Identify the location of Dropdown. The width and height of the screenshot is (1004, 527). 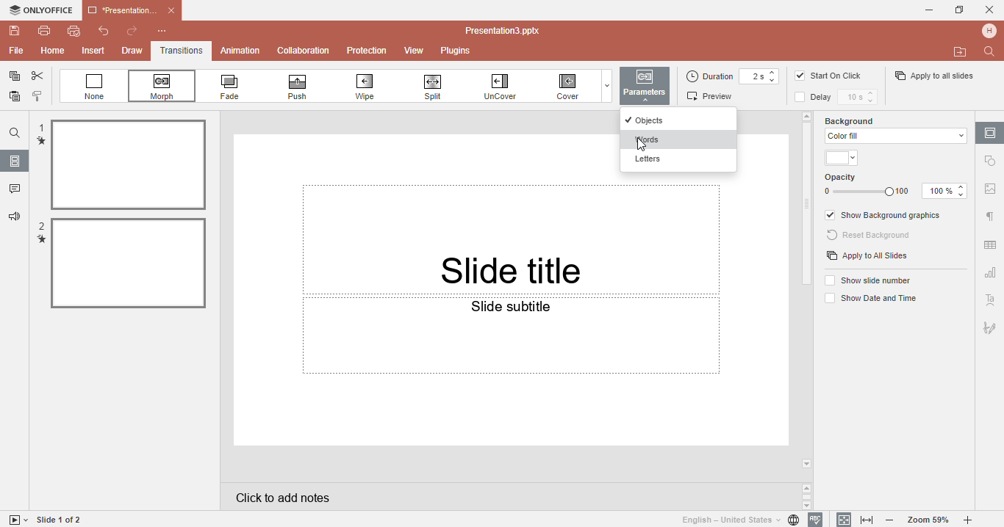
(605, 86).